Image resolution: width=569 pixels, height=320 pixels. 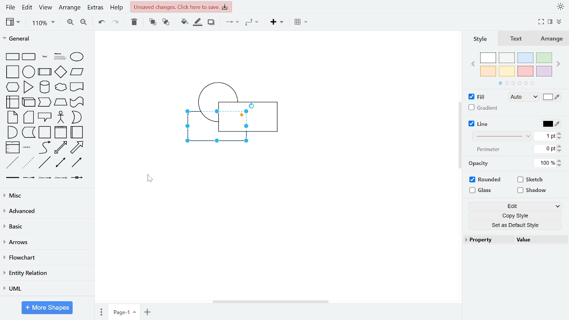 I want to click on UML, so click(x=47, y=288).